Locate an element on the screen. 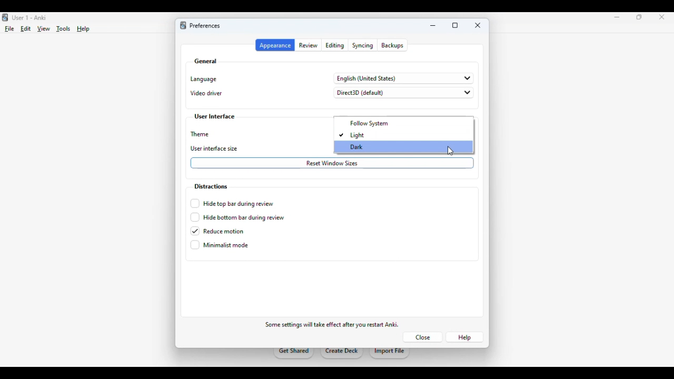 This screenshot has width=674, height=379. close is located at coordinates (662, 17).